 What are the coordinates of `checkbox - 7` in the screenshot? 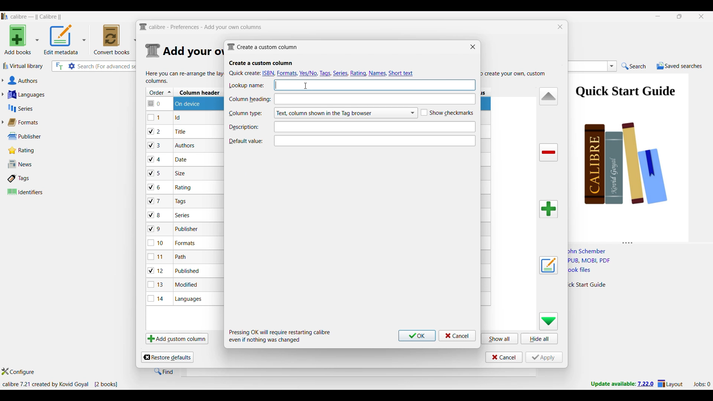 It's located at (155, 201).